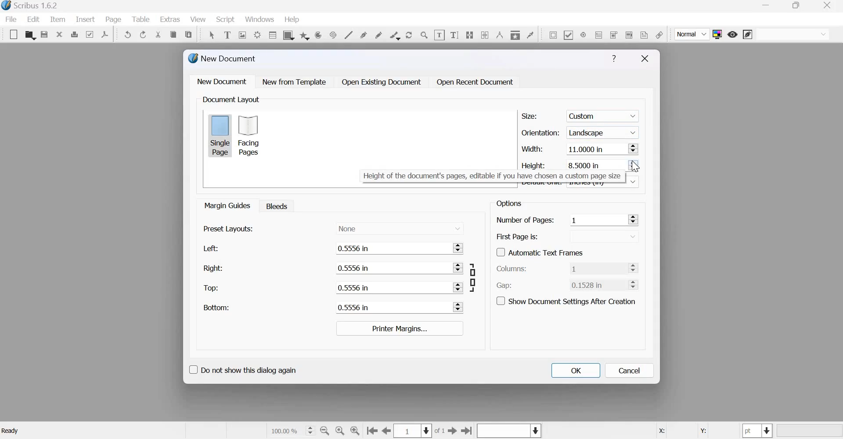  What do you see at coordinates (272, 35) in the screenshot?
I see `table` at bounding box center [272, 35].